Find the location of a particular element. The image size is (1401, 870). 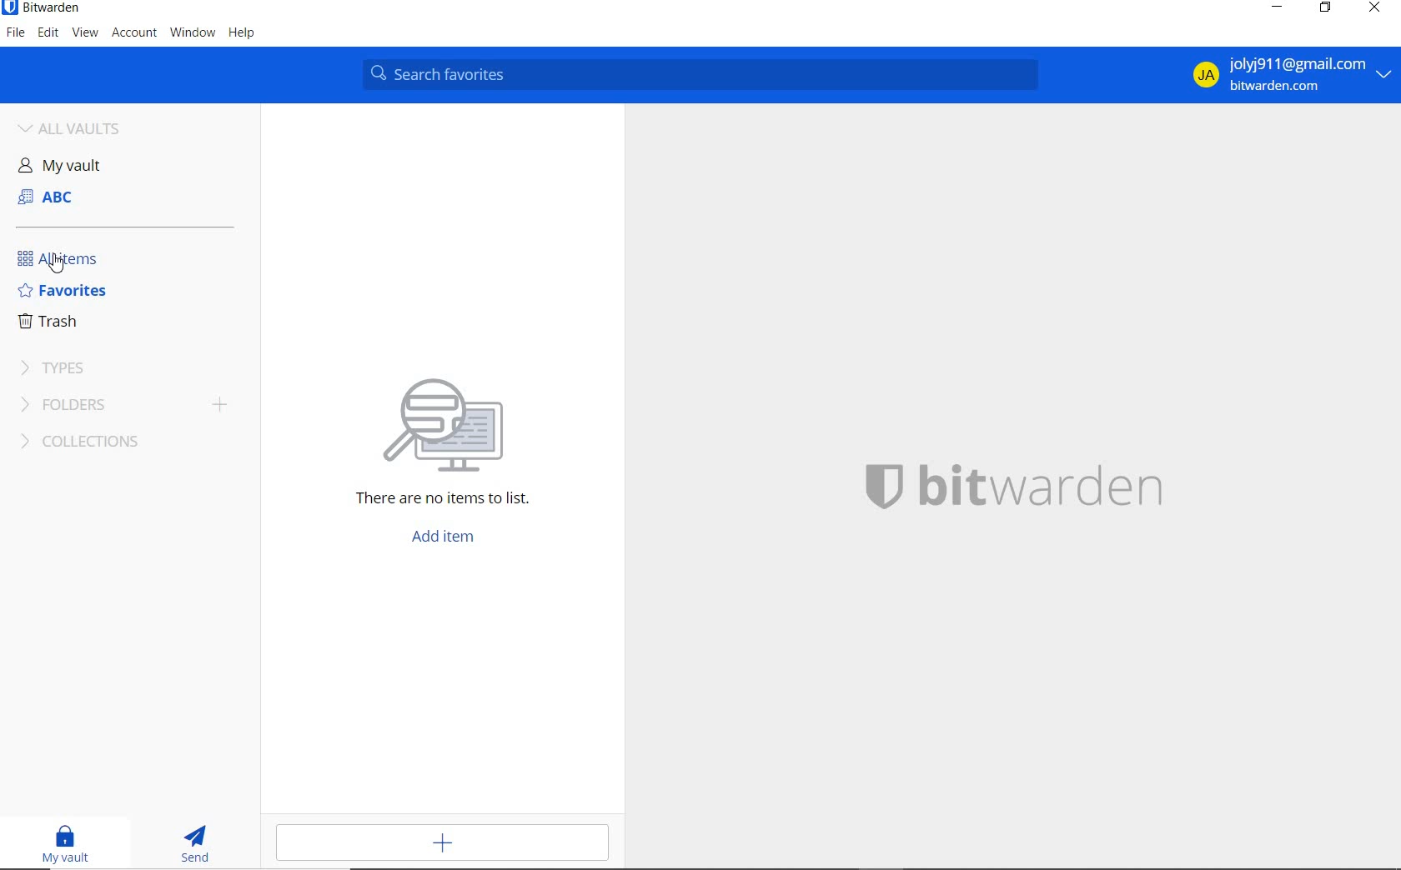

ACCOUNT is located at coordinates (136, 32).